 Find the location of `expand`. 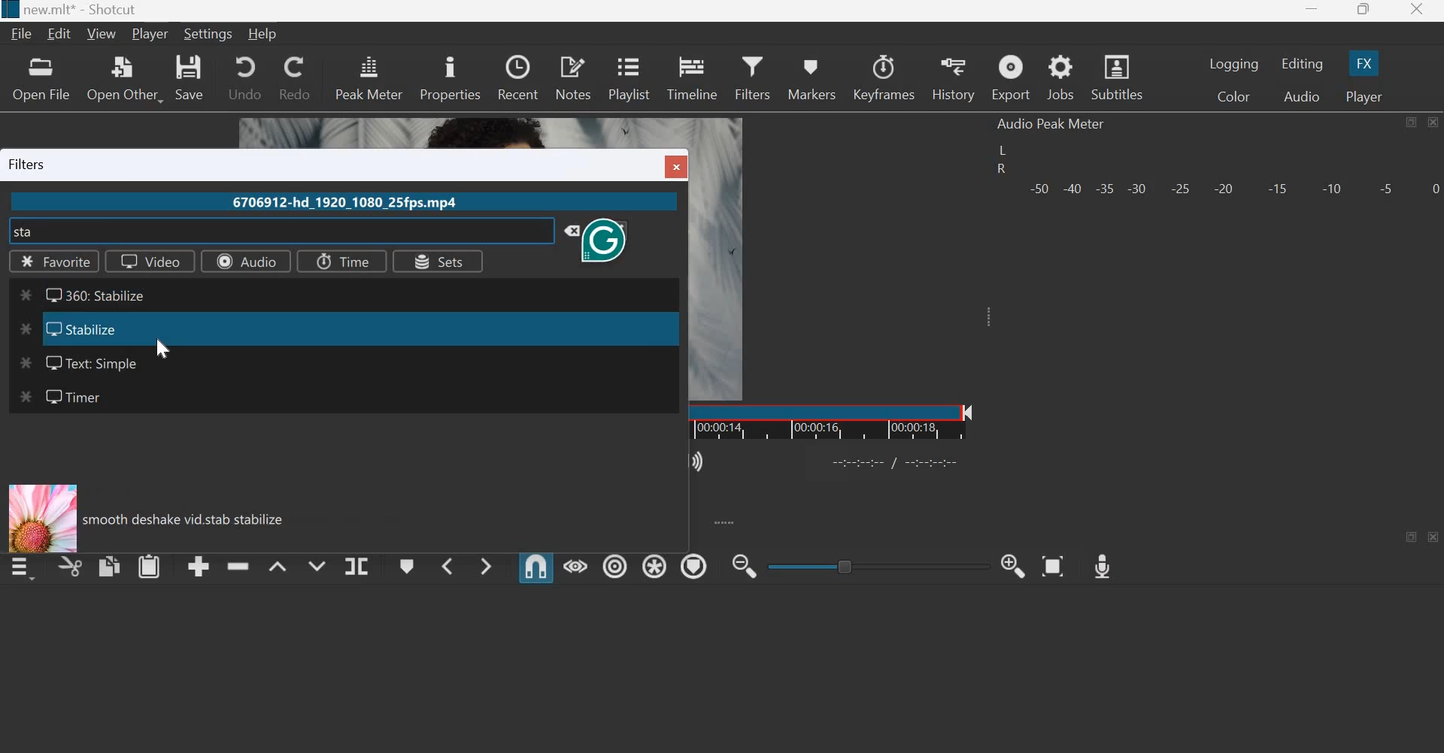

expand is located at coordinates (732, 522).